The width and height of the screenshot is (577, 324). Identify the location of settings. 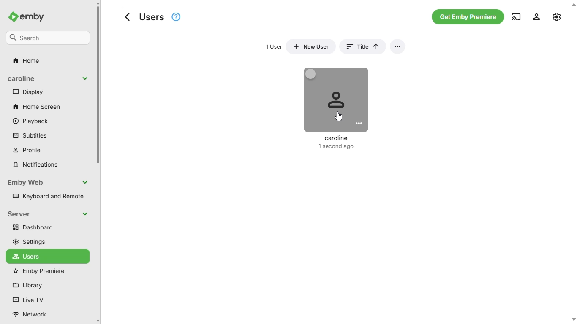
(29, 242).